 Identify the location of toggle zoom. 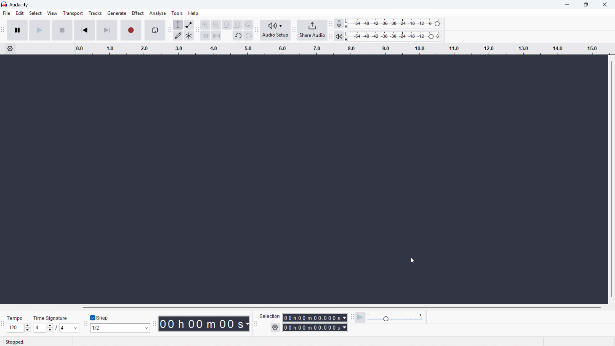
(249, 25).